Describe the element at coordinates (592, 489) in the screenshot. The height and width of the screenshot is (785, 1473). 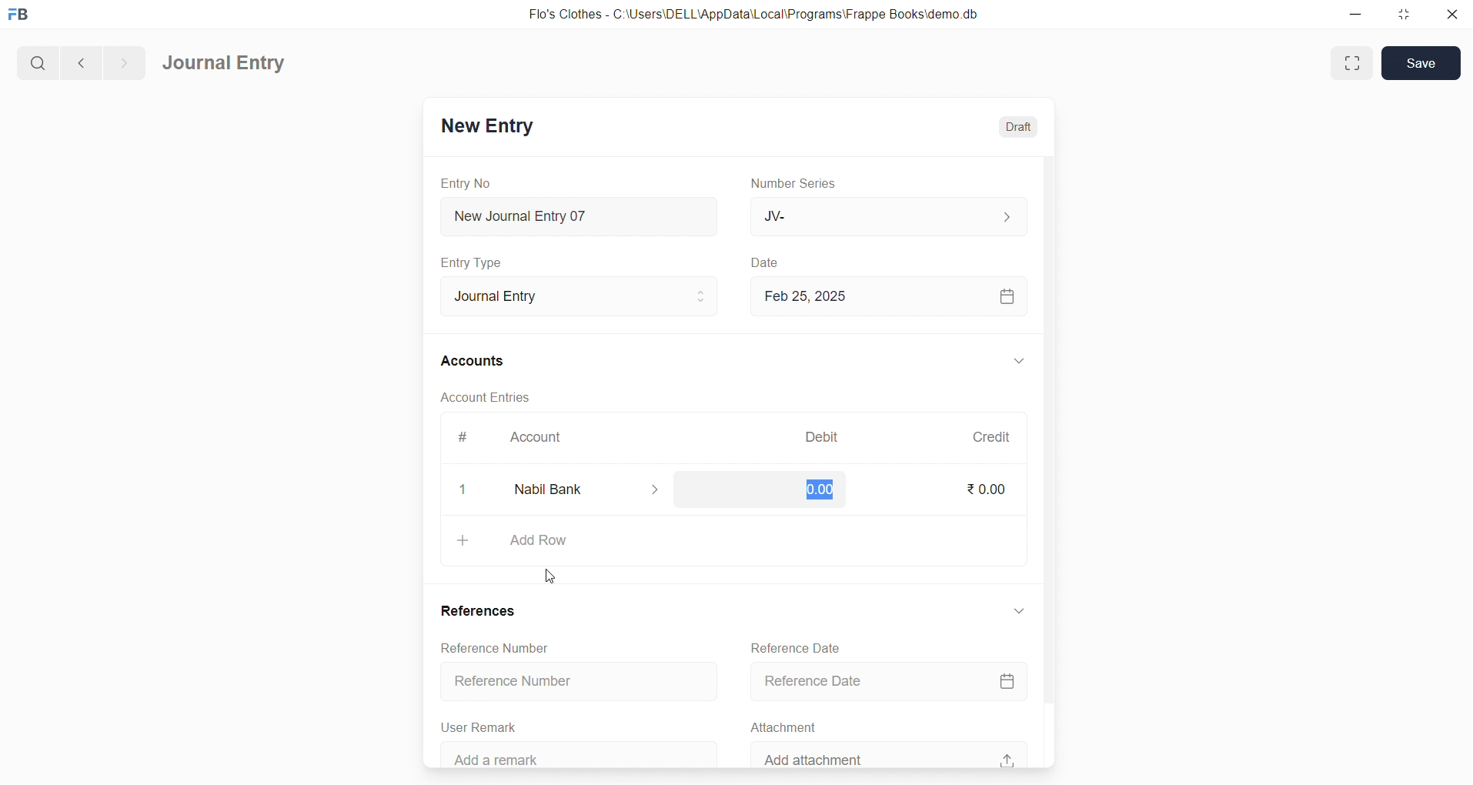
I see `Nabil Bank` at that location.